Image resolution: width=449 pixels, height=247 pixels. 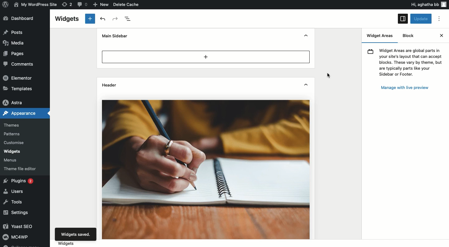 I want to click on Widgets, so click(x=12, y=151).